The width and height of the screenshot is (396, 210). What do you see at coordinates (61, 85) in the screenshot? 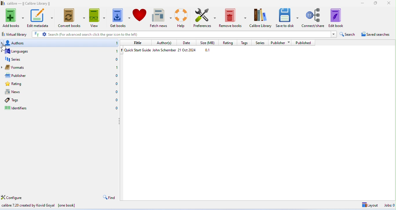
I see `rating` at bounding box center [61, 85].